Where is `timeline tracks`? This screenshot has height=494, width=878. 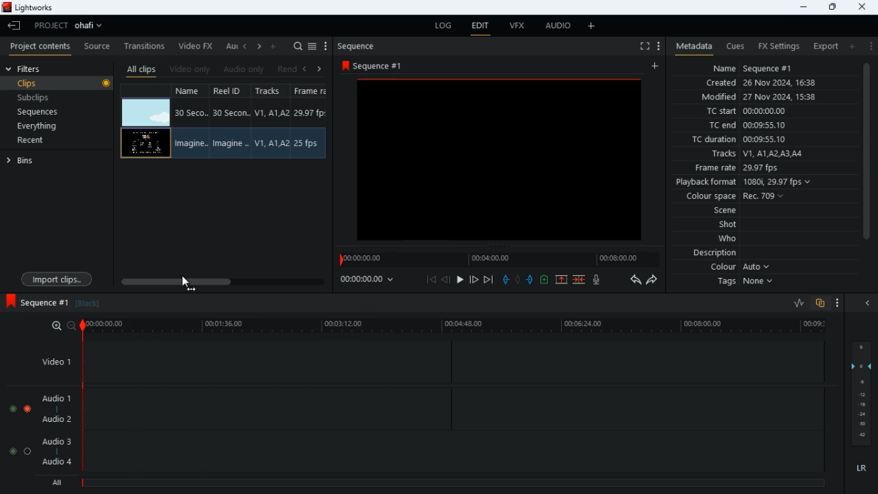
timeline tracks is located at coordinates (454, 361).